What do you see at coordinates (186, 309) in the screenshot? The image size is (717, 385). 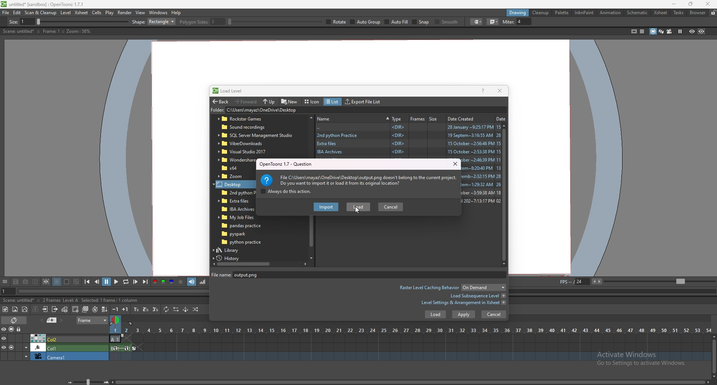 I see `swing` at bounding box center [186, 309].